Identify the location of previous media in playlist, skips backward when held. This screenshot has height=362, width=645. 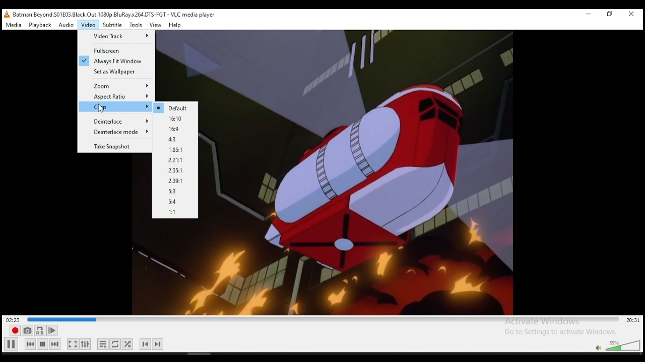
(30, 344).